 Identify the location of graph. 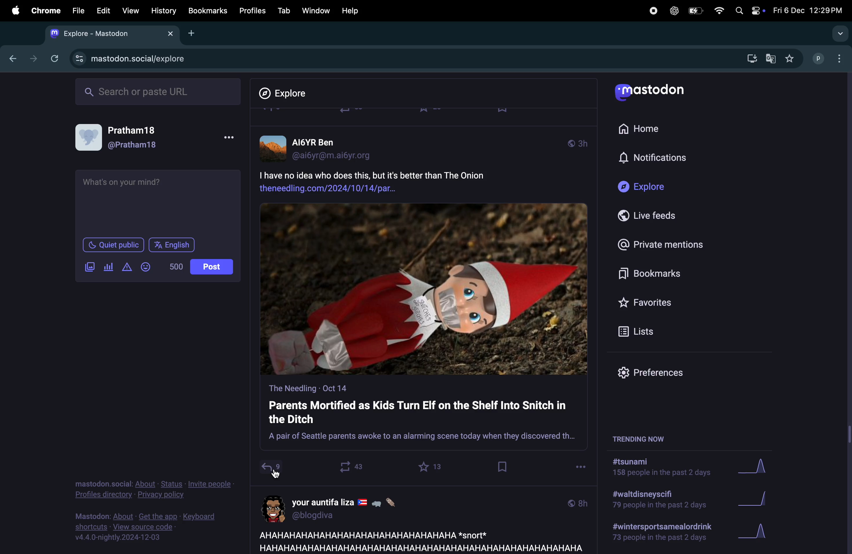
(759, 468).